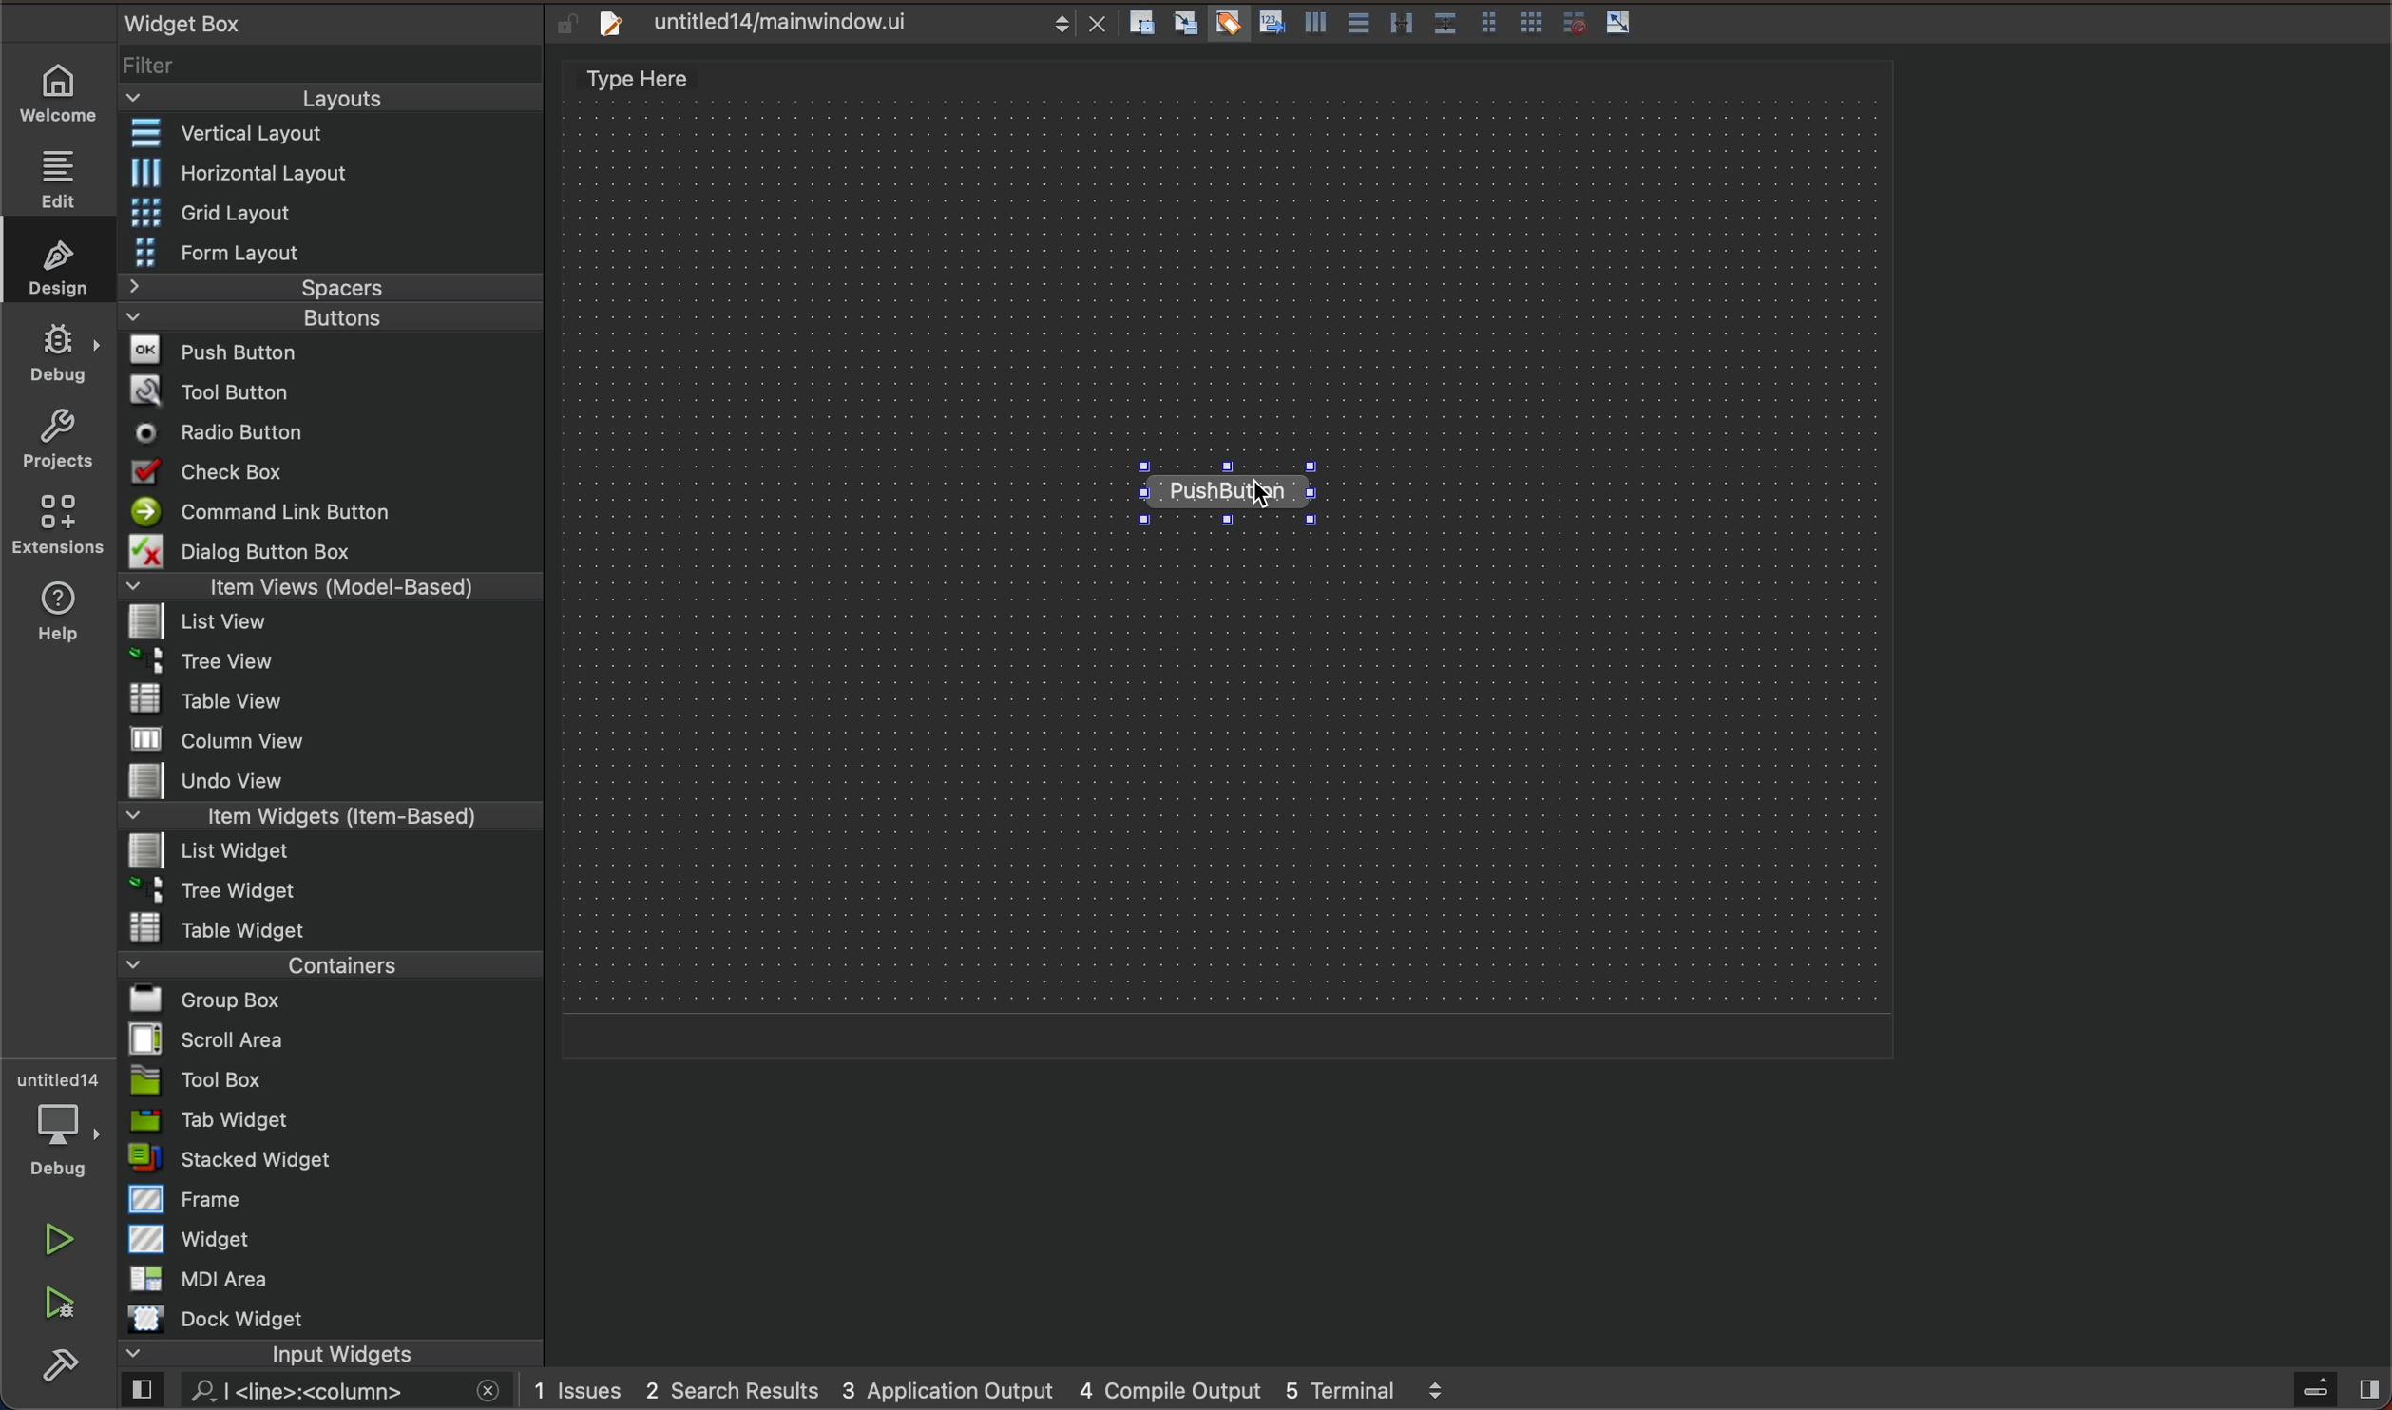 This screenshot has width=2392, height=1410. What do you see at coordinates (340, 784) in the screenshot?
I see `undo view` at bounding box center [340, 784].